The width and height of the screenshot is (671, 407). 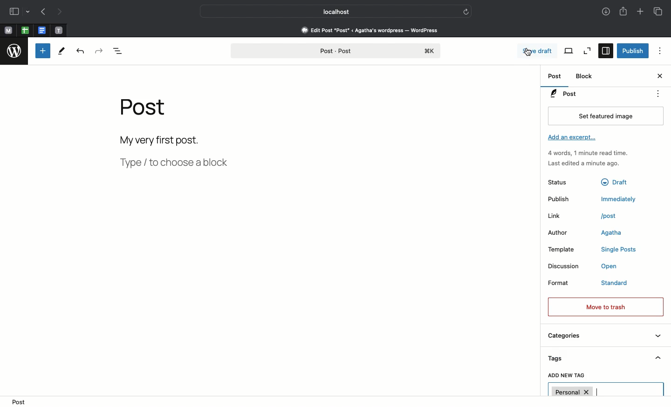 I want to click on Block, so click(x=587, y=76).